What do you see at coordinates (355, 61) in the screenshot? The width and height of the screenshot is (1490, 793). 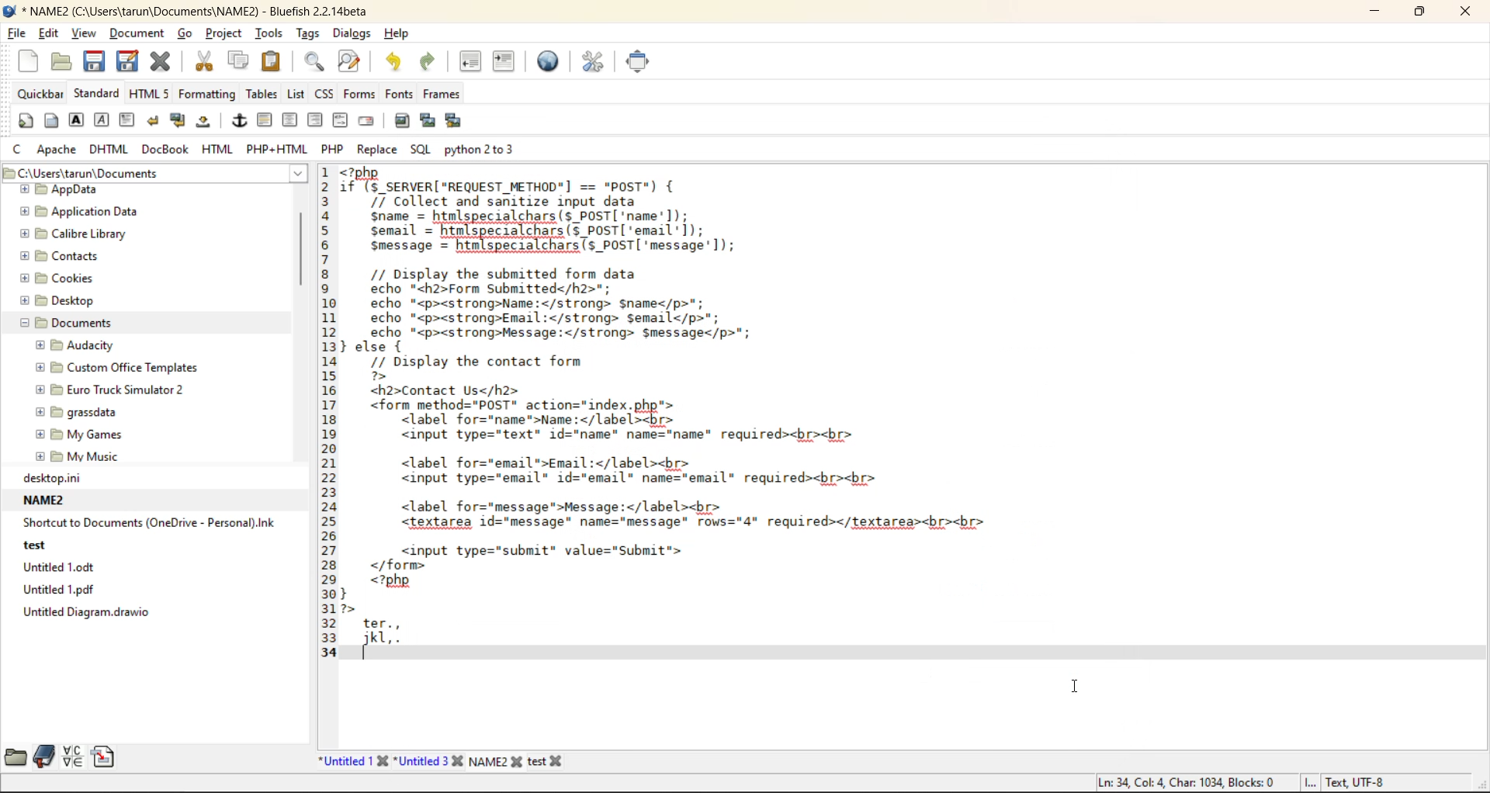 I see `find and replace` at bounding box center [355, 61].